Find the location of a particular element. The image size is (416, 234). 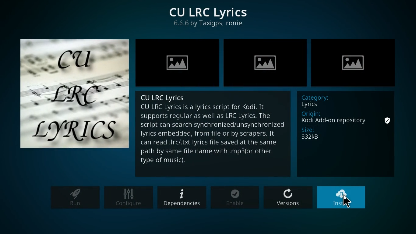

lyrics logo is located at coordinates (74, 93).